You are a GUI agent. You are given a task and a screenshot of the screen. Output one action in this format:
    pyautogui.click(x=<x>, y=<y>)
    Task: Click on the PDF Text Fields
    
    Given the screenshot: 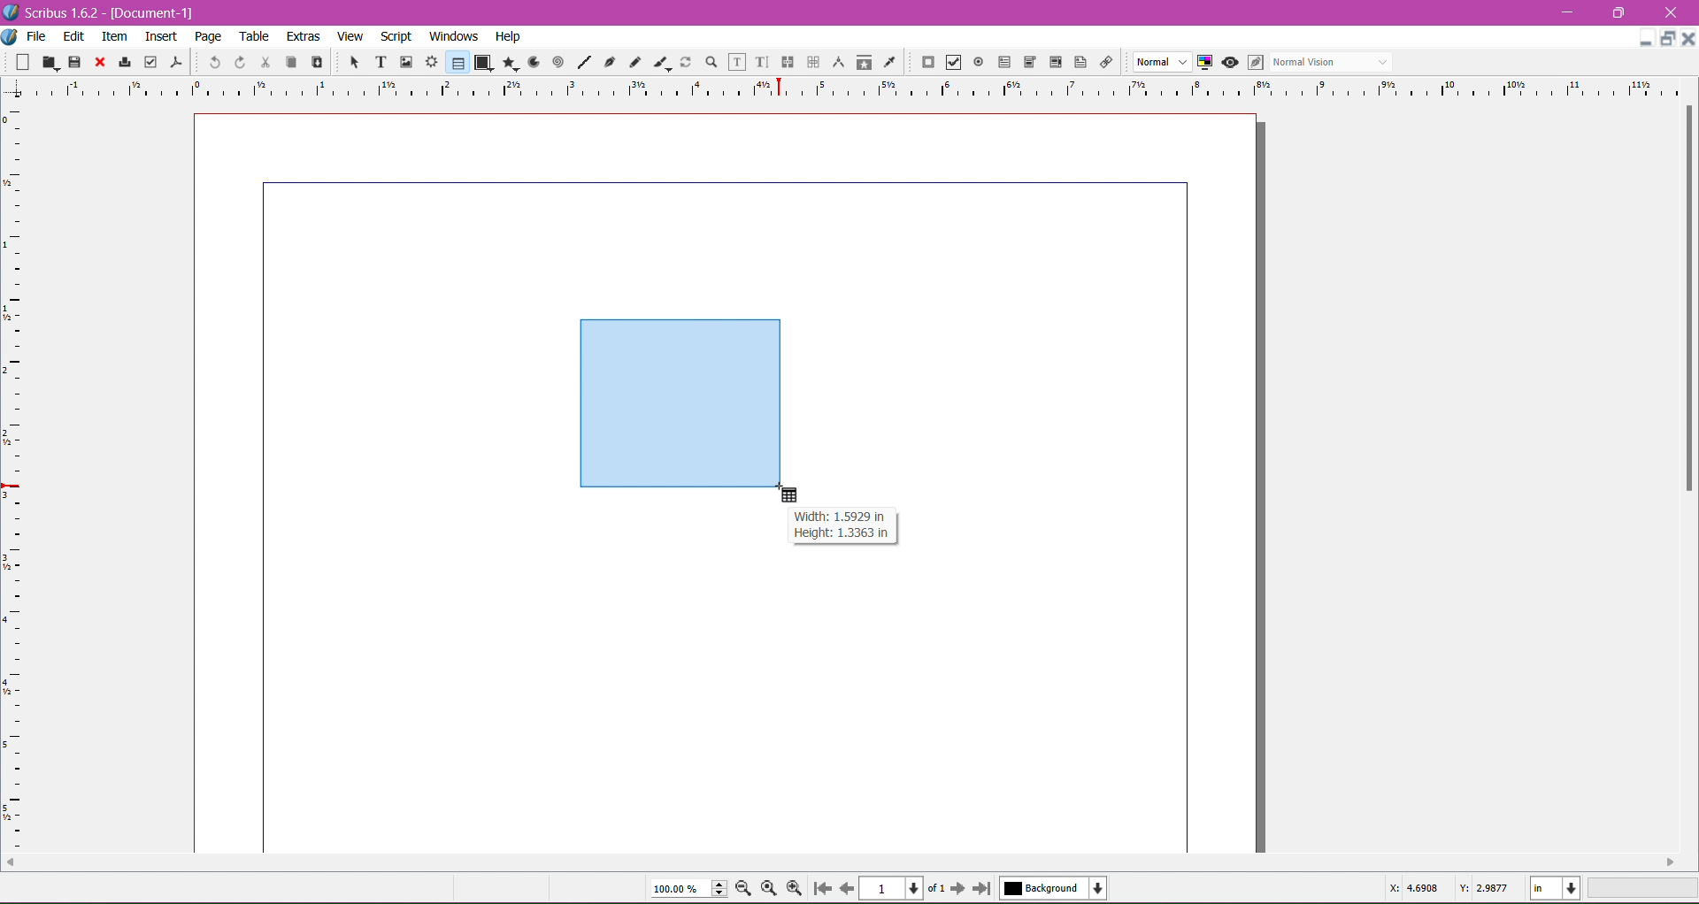 What is the action you would take?
    pyautogui.click(x=1001, y=63)
    